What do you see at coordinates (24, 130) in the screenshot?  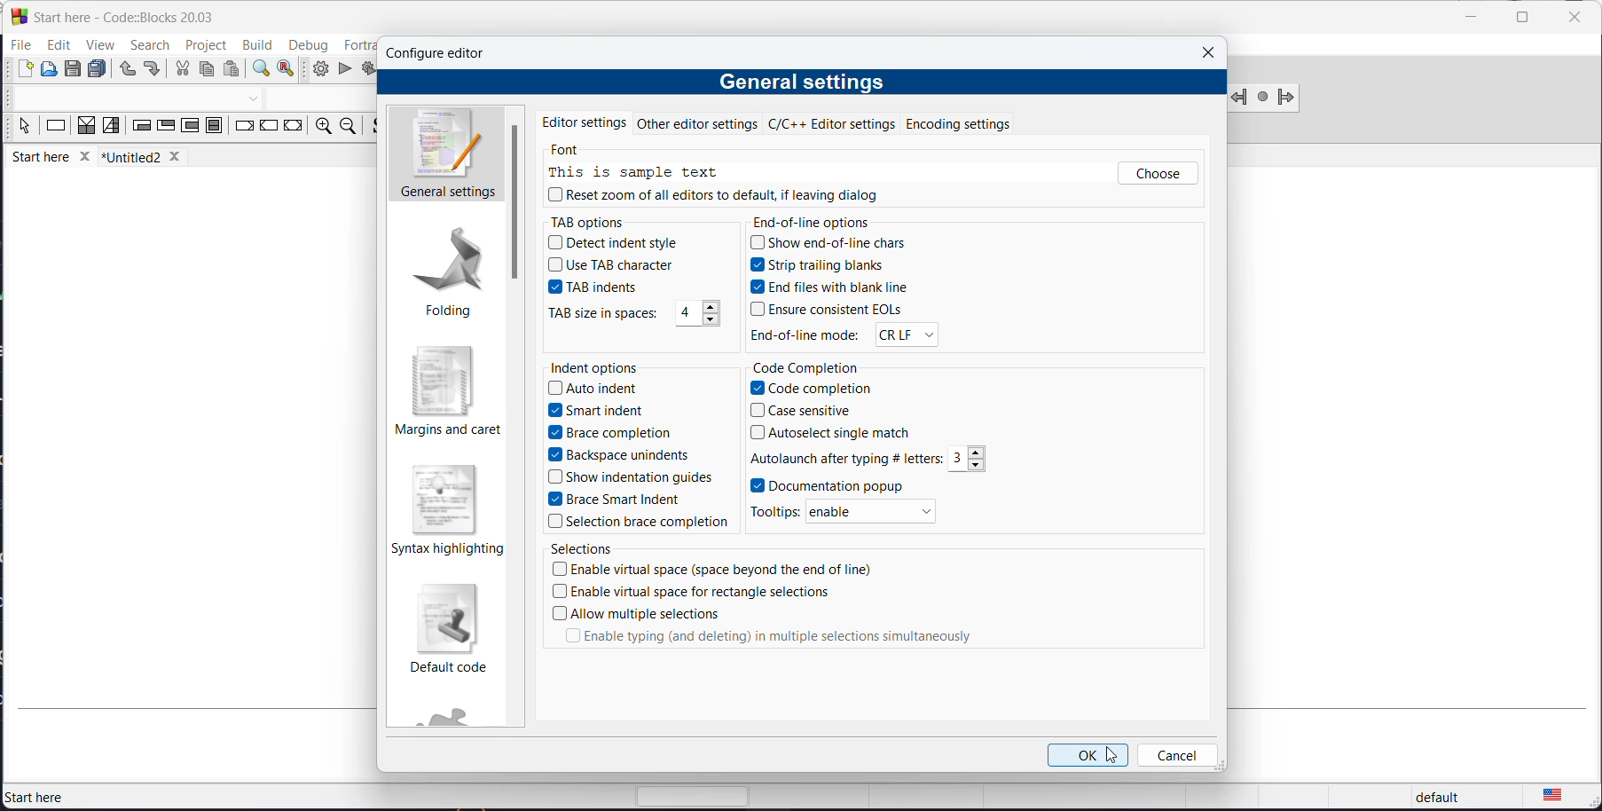 I see `select` at bounding box center [24, 130].